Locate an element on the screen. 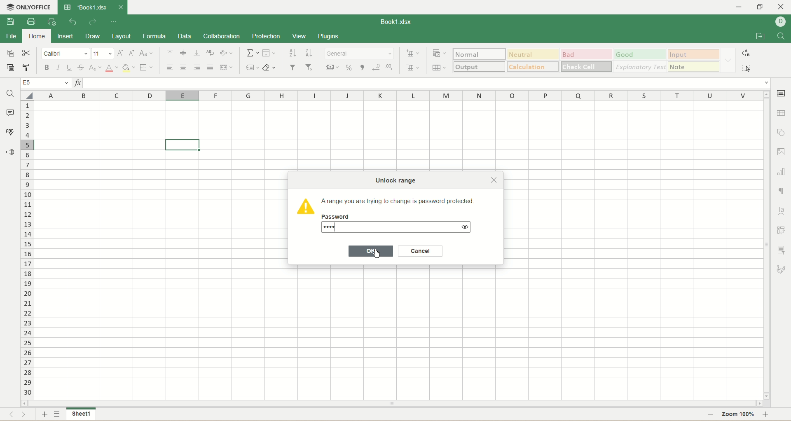 The width and height of the screenshot is (791, 421). increase size is located at coordinates (121, 54).